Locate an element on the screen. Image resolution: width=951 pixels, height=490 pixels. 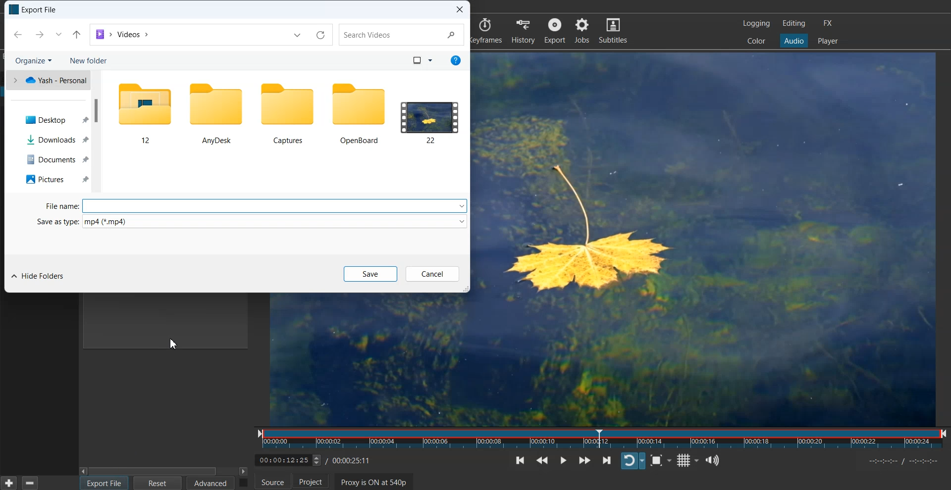
Jobs is located at coordinates (582, 31).